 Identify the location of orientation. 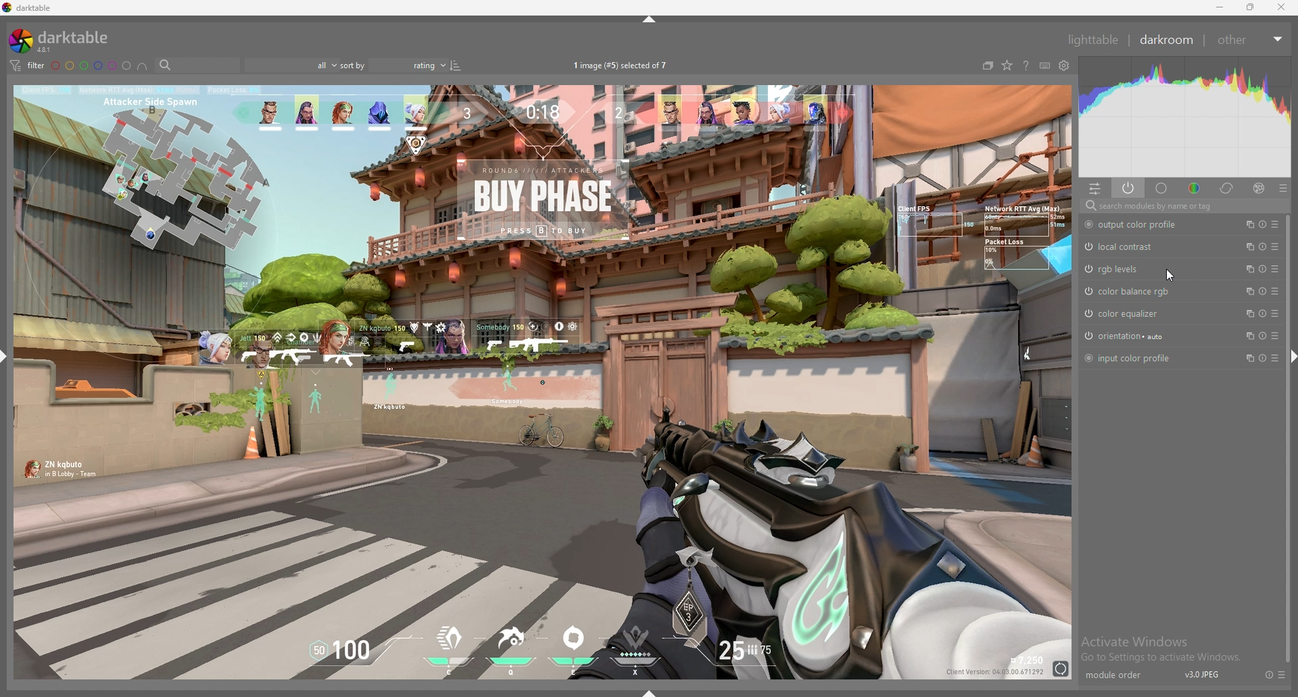
(1131, 336).